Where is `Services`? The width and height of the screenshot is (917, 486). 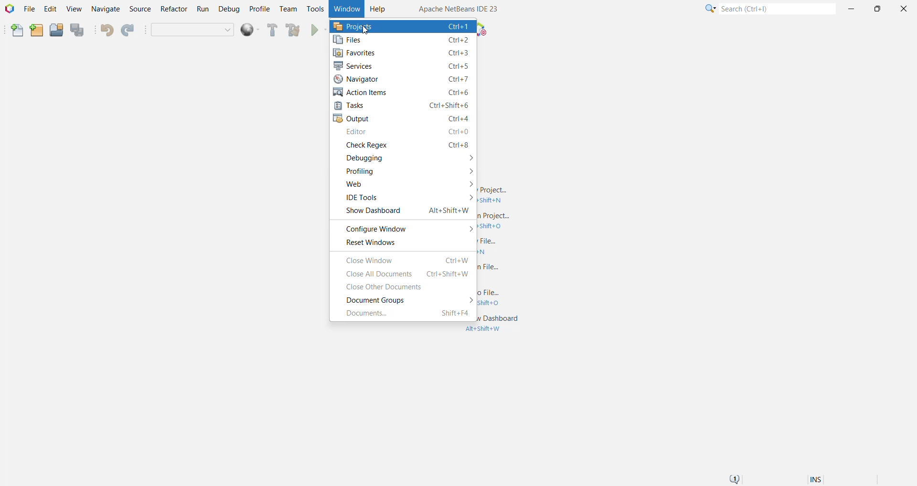
Services is located at coordinates (404, 65).